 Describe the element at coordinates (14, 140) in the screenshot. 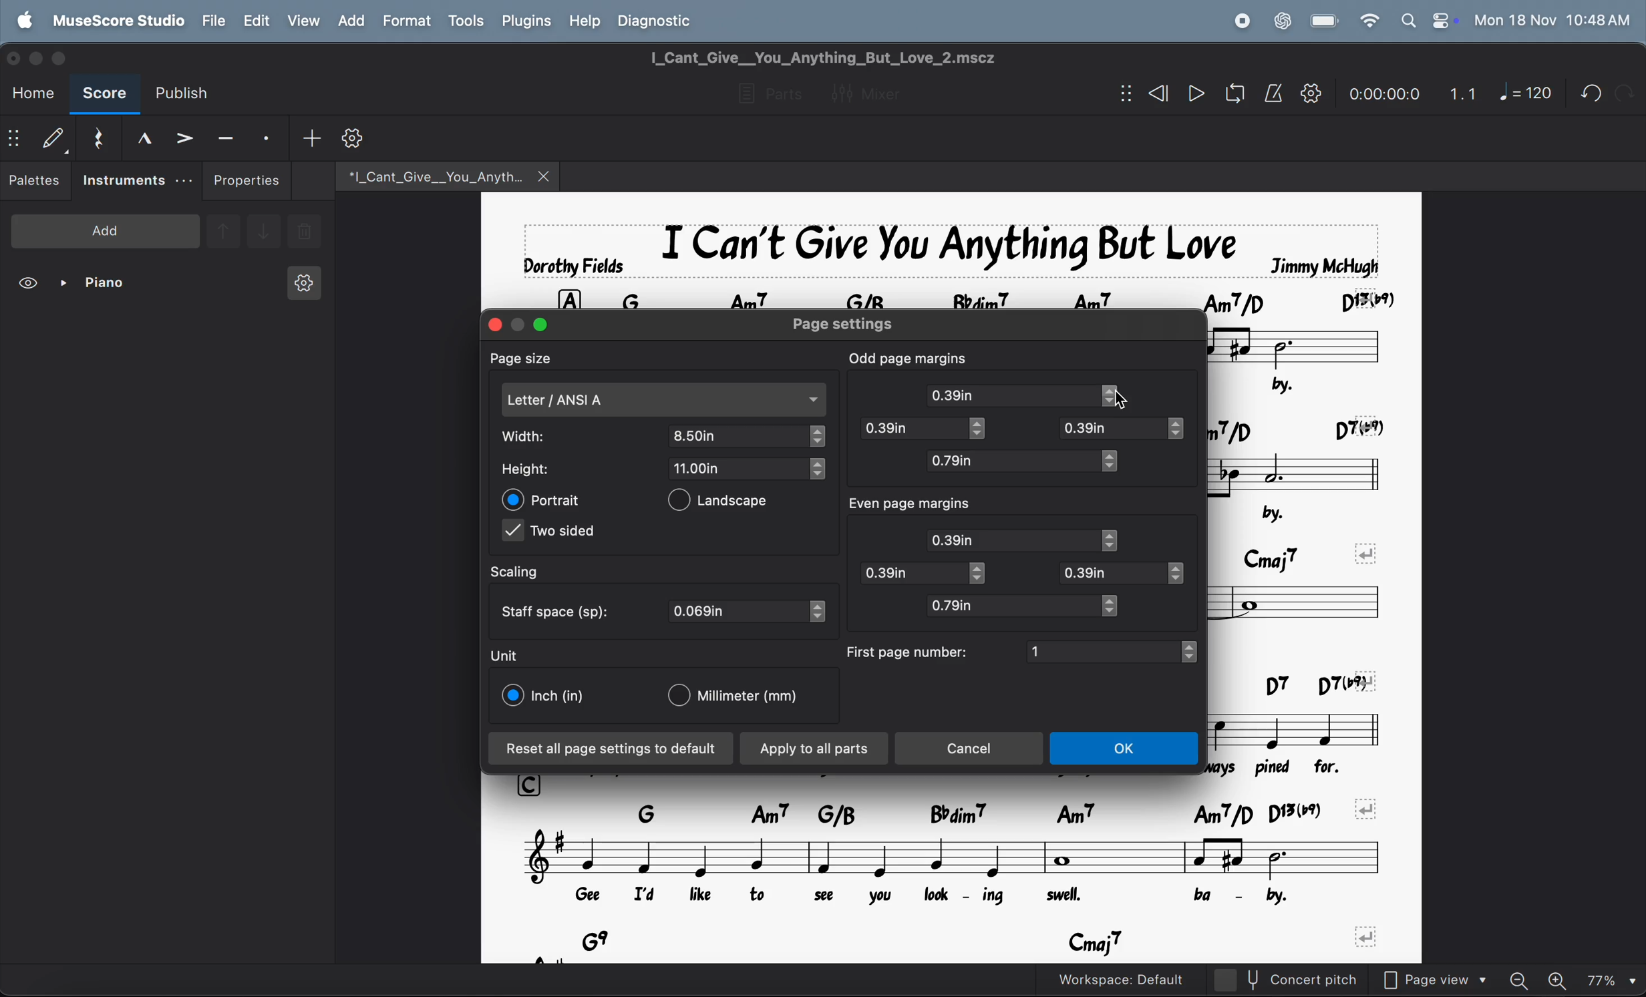

I see `show/hide` at that location.